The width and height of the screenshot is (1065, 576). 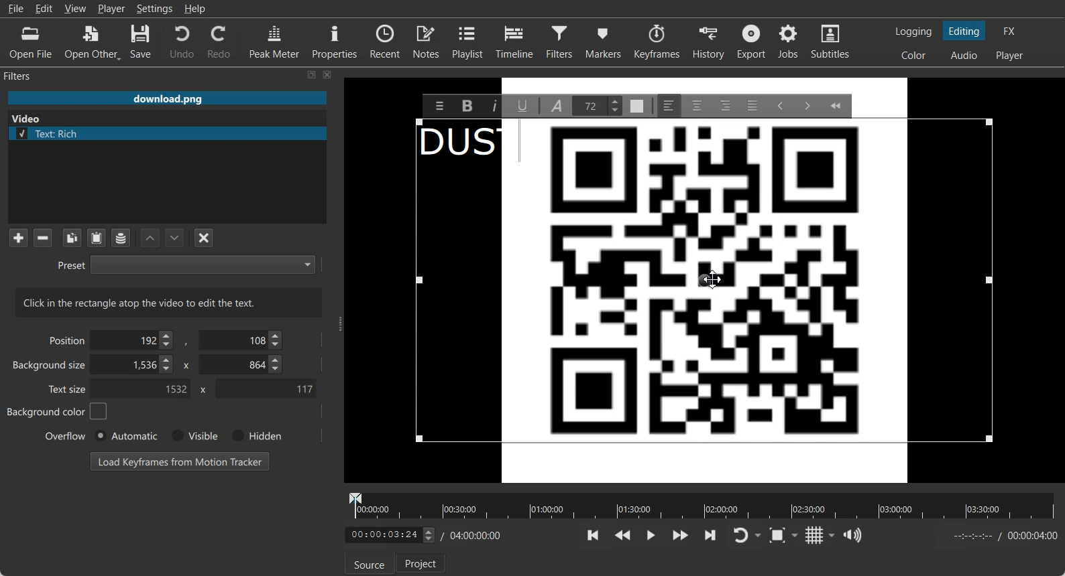 I want to click on Background size X- Coordinate, so click(x=135, y=366).